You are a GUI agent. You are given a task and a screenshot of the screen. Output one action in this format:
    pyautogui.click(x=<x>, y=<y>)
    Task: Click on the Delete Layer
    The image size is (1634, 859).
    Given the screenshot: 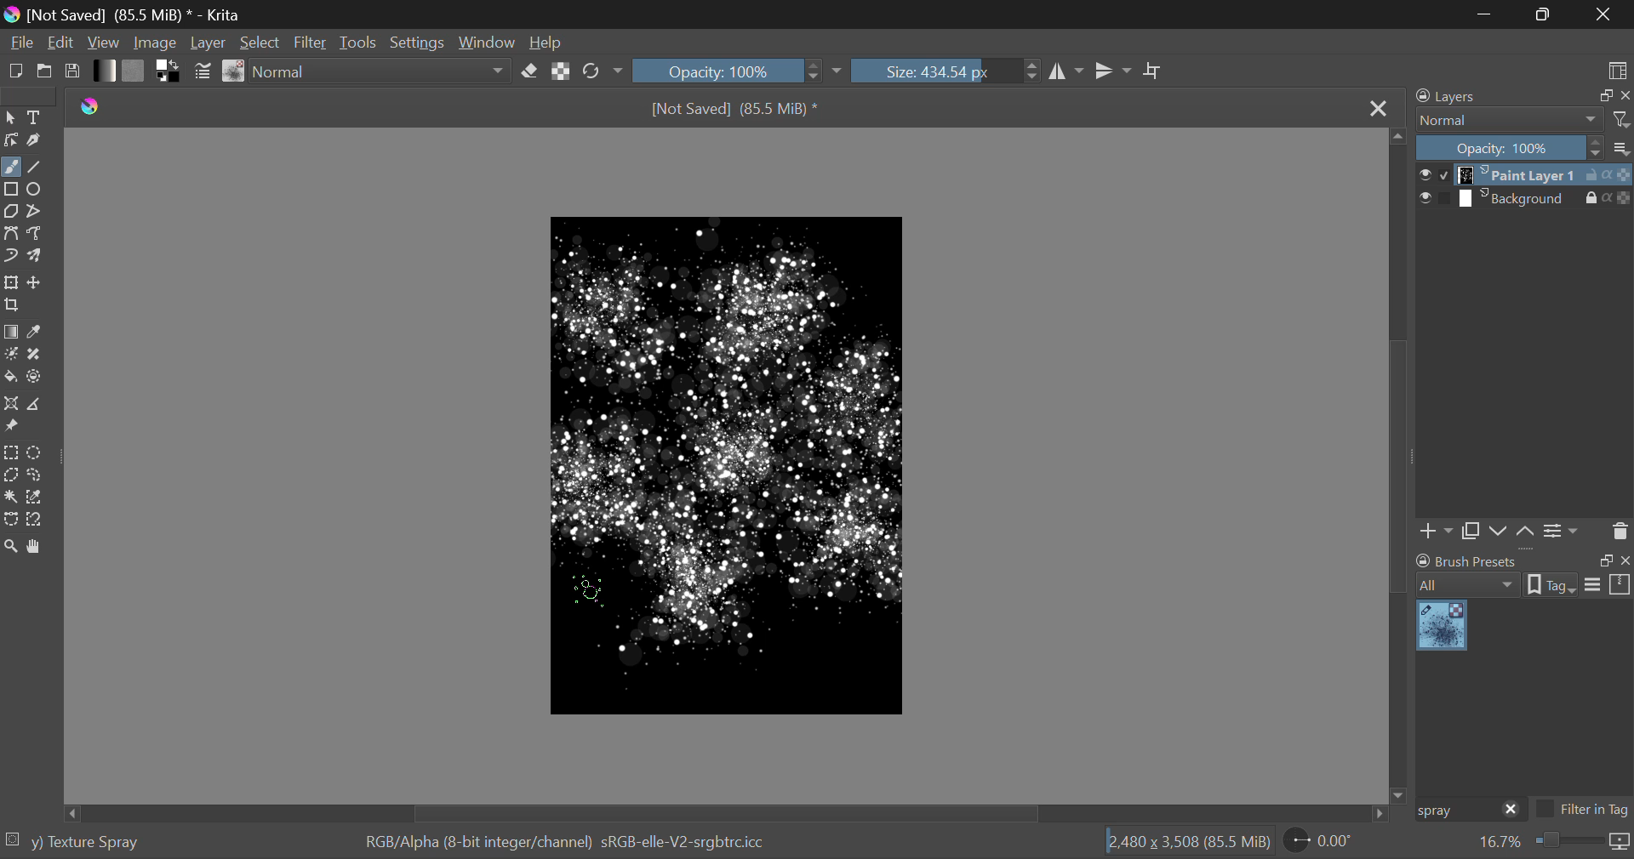 What is the action you would take?
    pyautogui.click(x=1618, y=530)
    